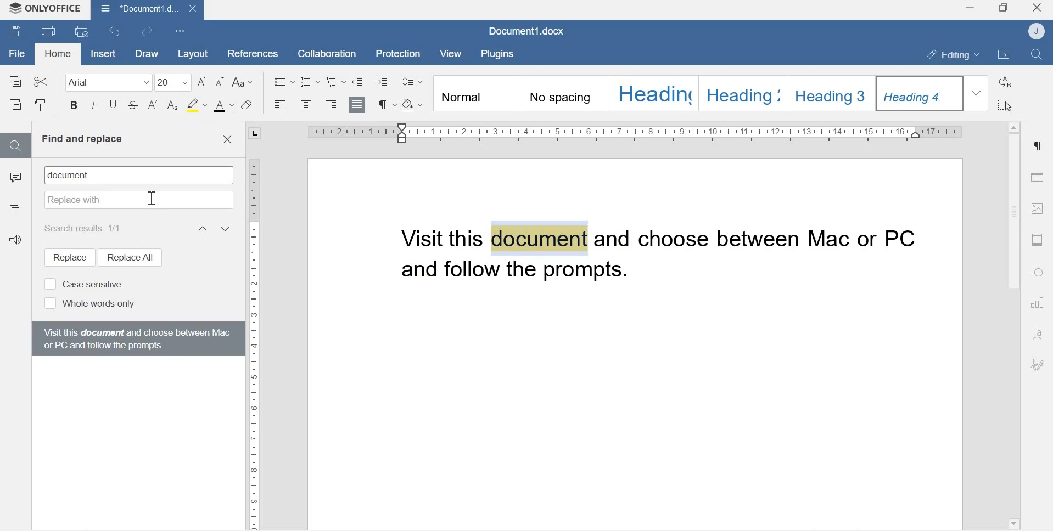 The height and width of the screenshot is (531, 1053). Describe the element at coordinates (145, 54) in the screenshot. I see `Draw` at that location.